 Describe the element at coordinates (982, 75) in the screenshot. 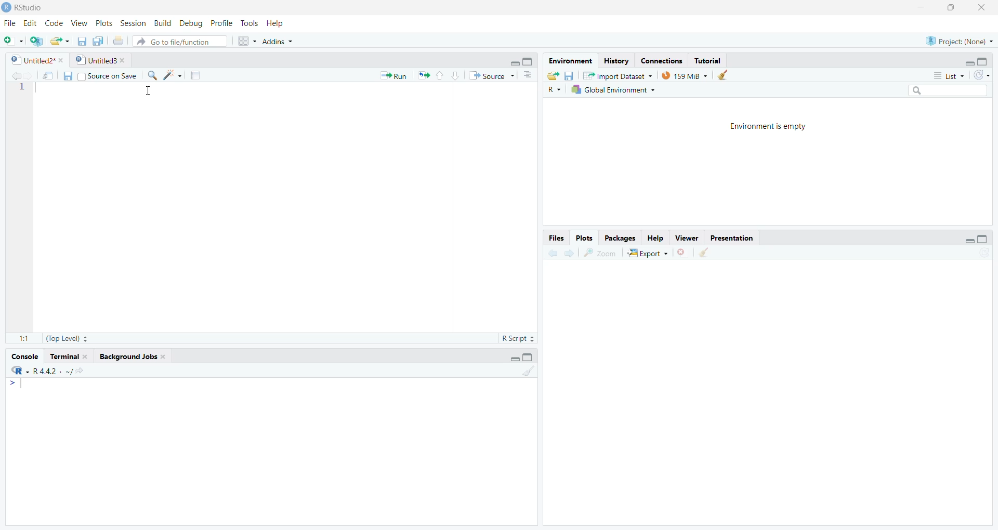

I see `Refresh` at that location.